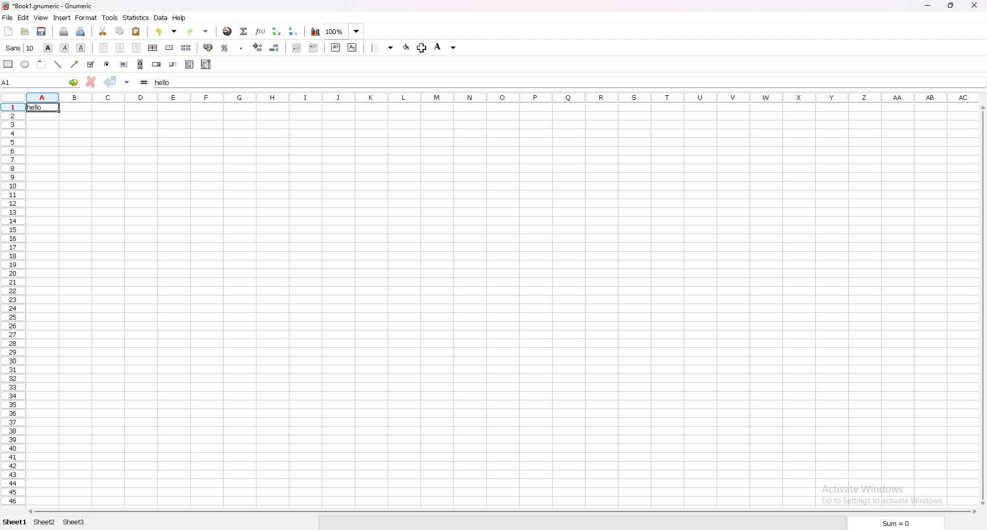 The height and width of the screenshot is (530, 987). What do you see at coordinates (208, 47) in the screenshot?
I see `accounting` at bounding box center [208, 47].